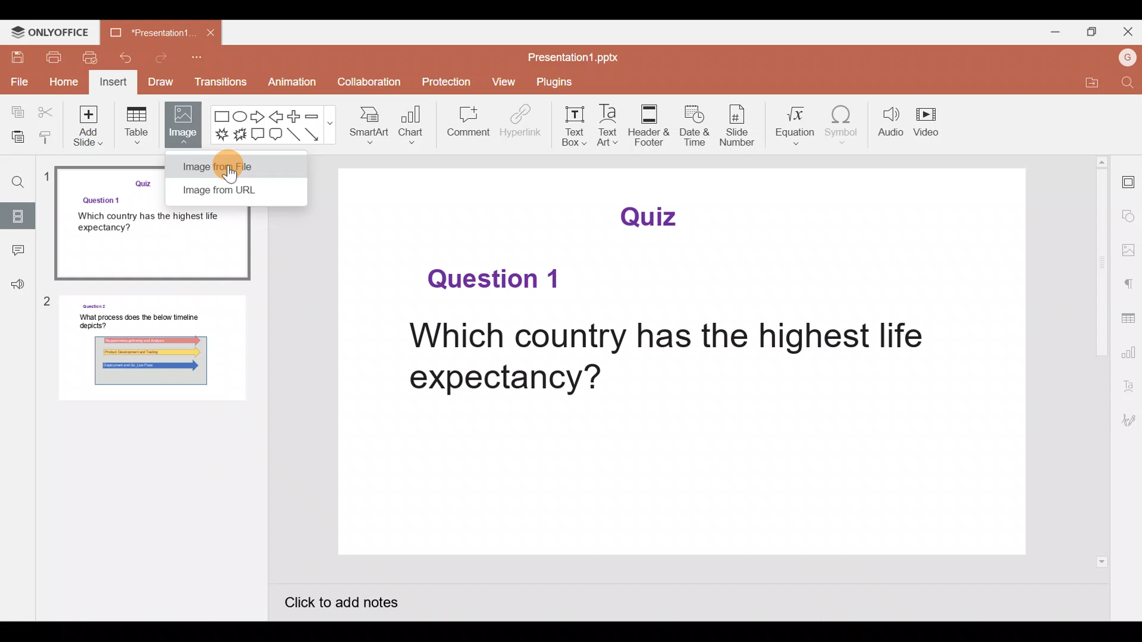  I want to click on Find, so click(14, 178).